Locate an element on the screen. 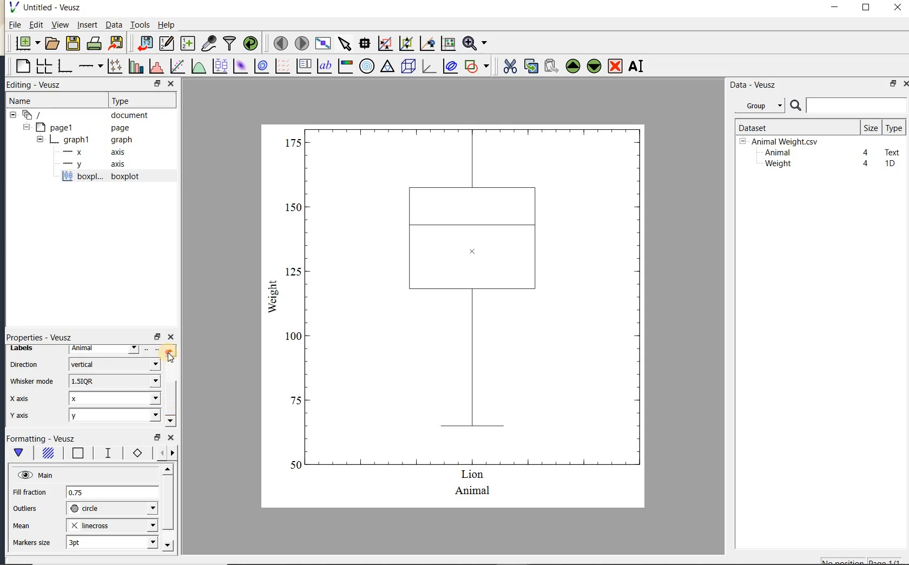  boxplot is located at coordinates (113, 178).